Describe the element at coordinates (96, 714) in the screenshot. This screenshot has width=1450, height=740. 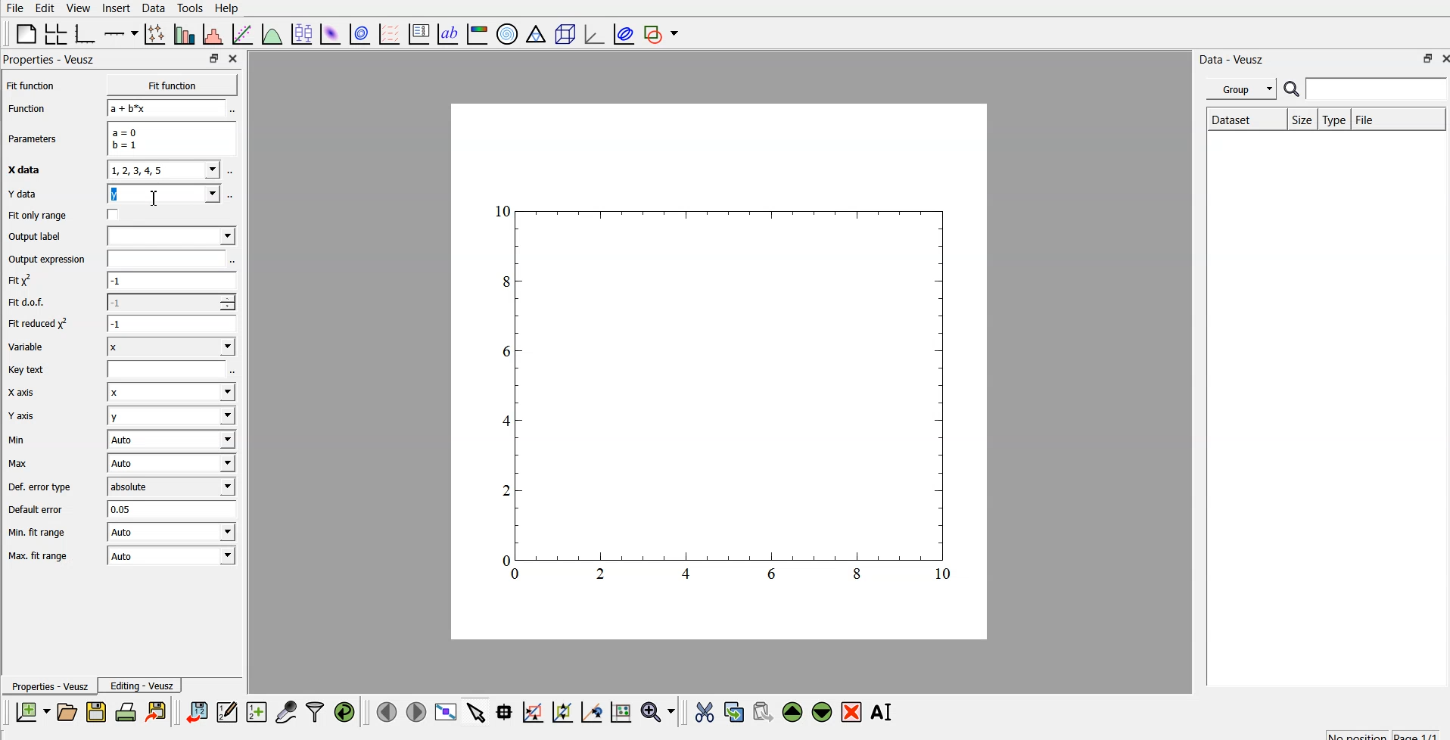
I see `save` at that location.